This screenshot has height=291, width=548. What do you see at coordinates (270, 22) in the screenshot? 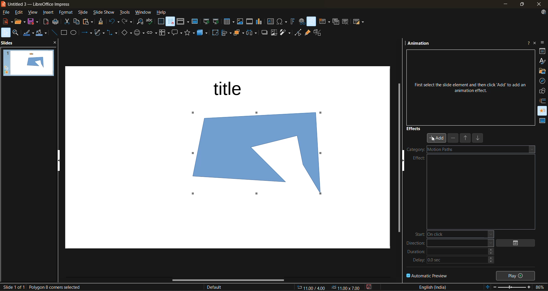
I see `insert textbox` at bounding box center [270, 22].